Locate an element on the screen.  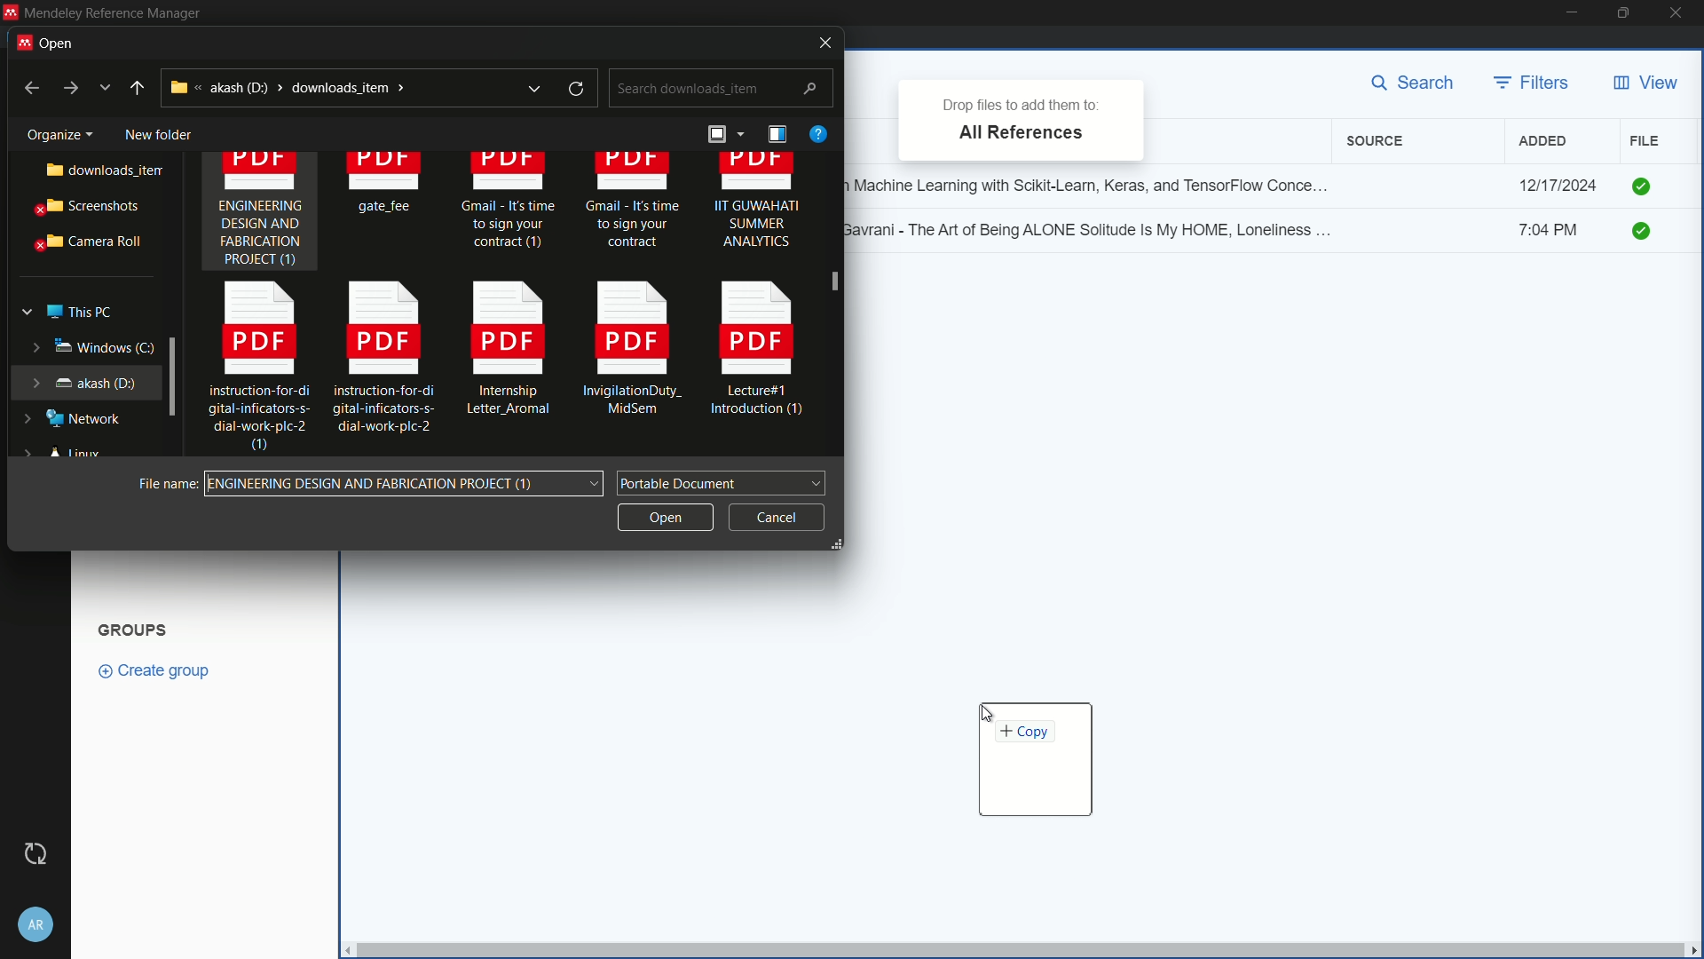
Mendeley Reference Manager is located at coordinates (113, 12).